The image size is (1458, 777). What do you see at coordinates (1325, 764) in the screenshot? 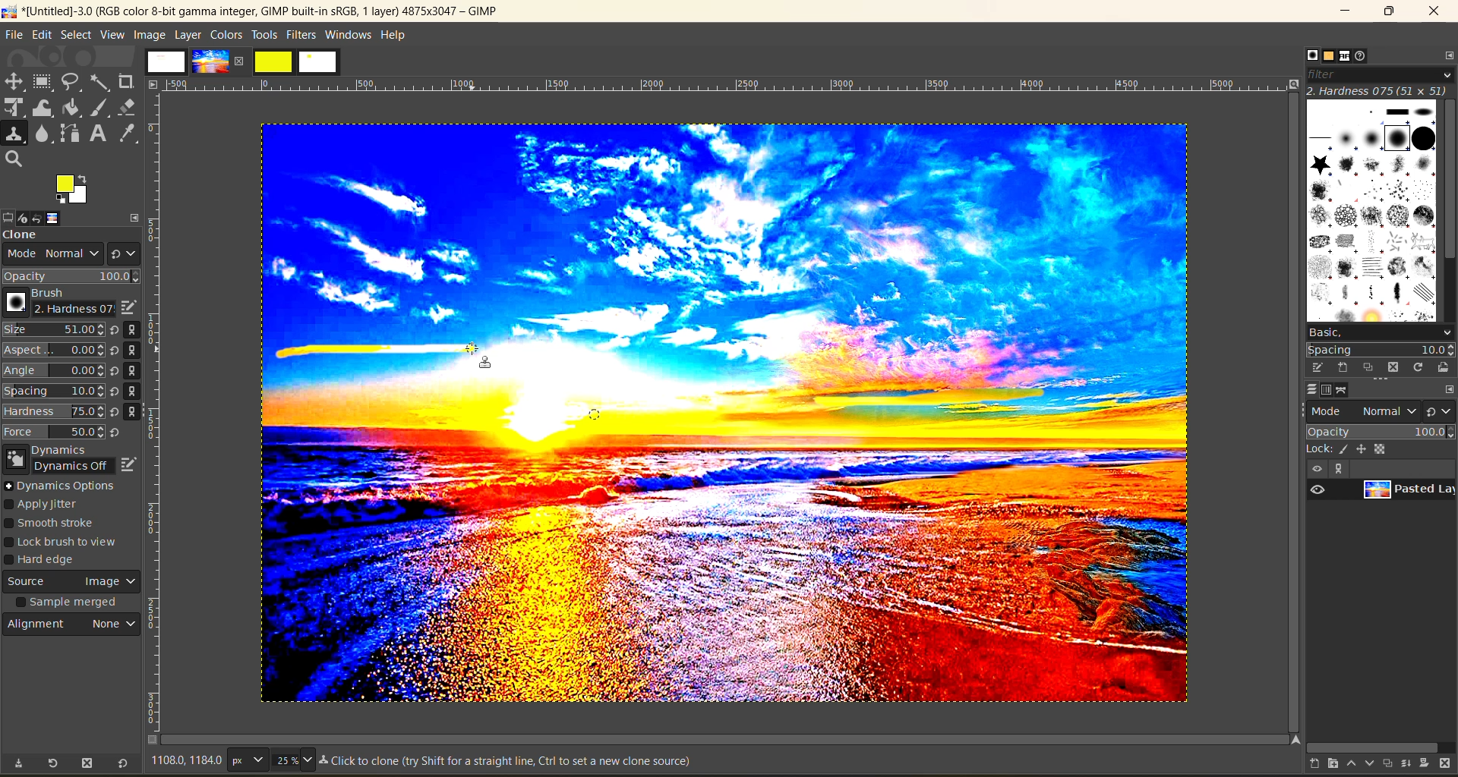
I see `create a new layer group` at bounding box center [1325, 764].